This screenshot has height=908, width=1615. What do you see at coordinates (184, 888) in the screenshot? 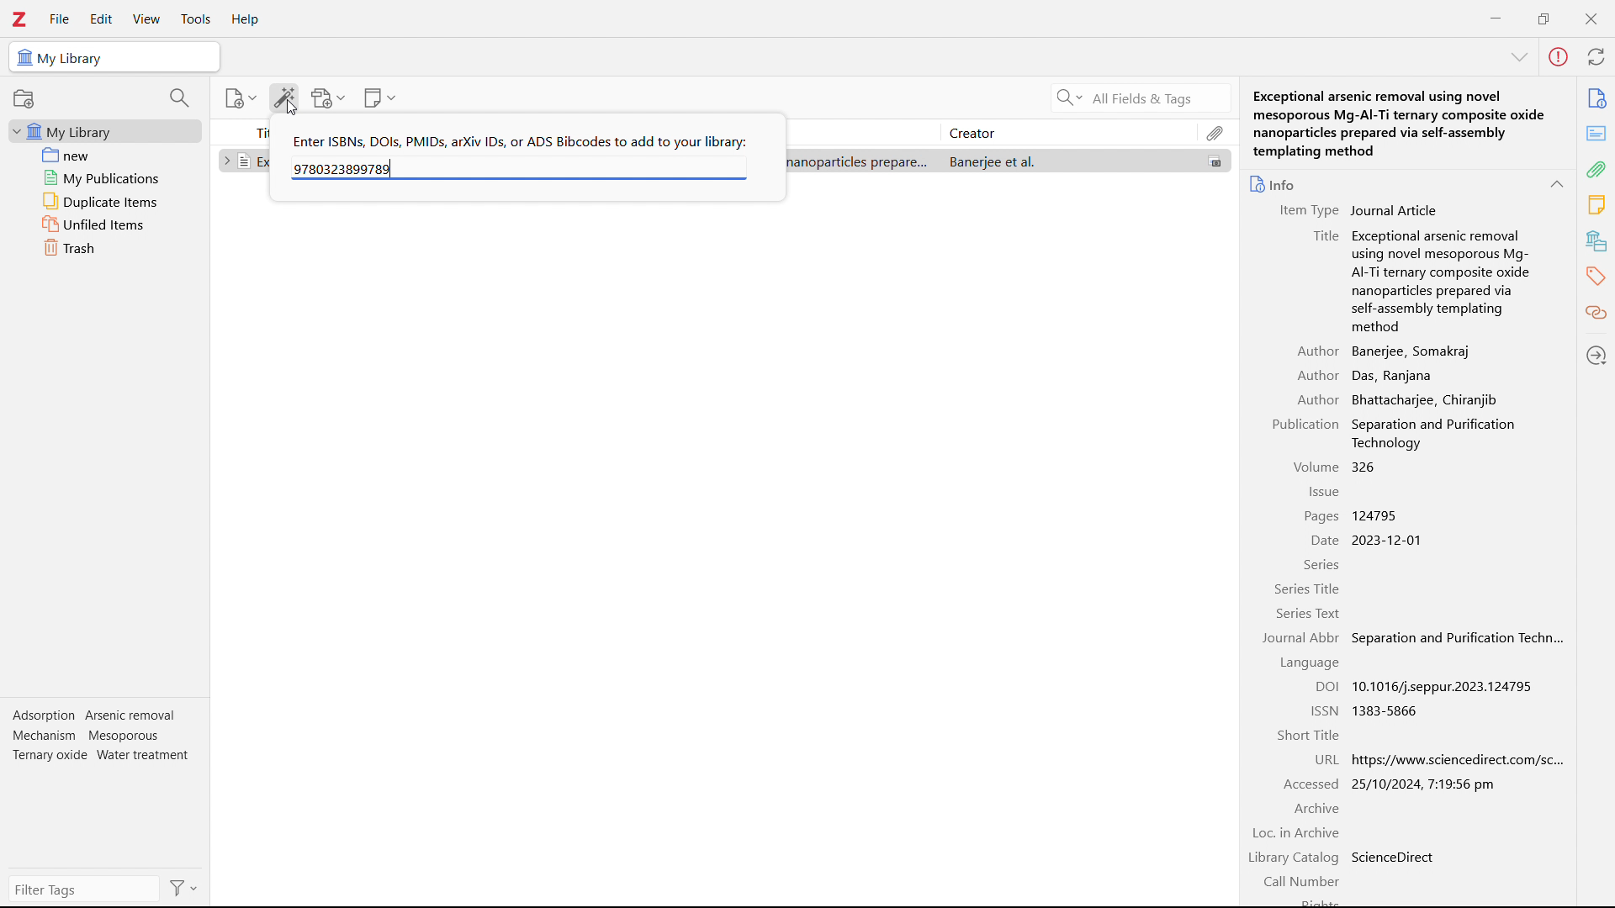
I see `actions` at bounding box center [184, 888].